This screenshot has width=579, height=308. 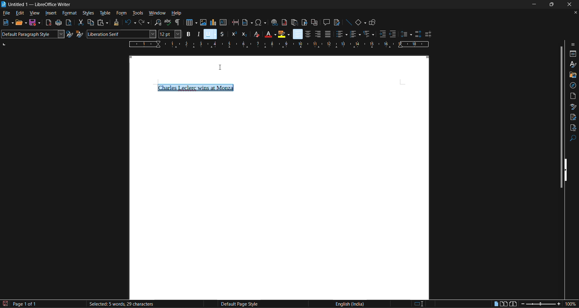 What do you see at coordinates (327, 34) in the screenshot?
I see `justified` at bounding box center [327, 34].